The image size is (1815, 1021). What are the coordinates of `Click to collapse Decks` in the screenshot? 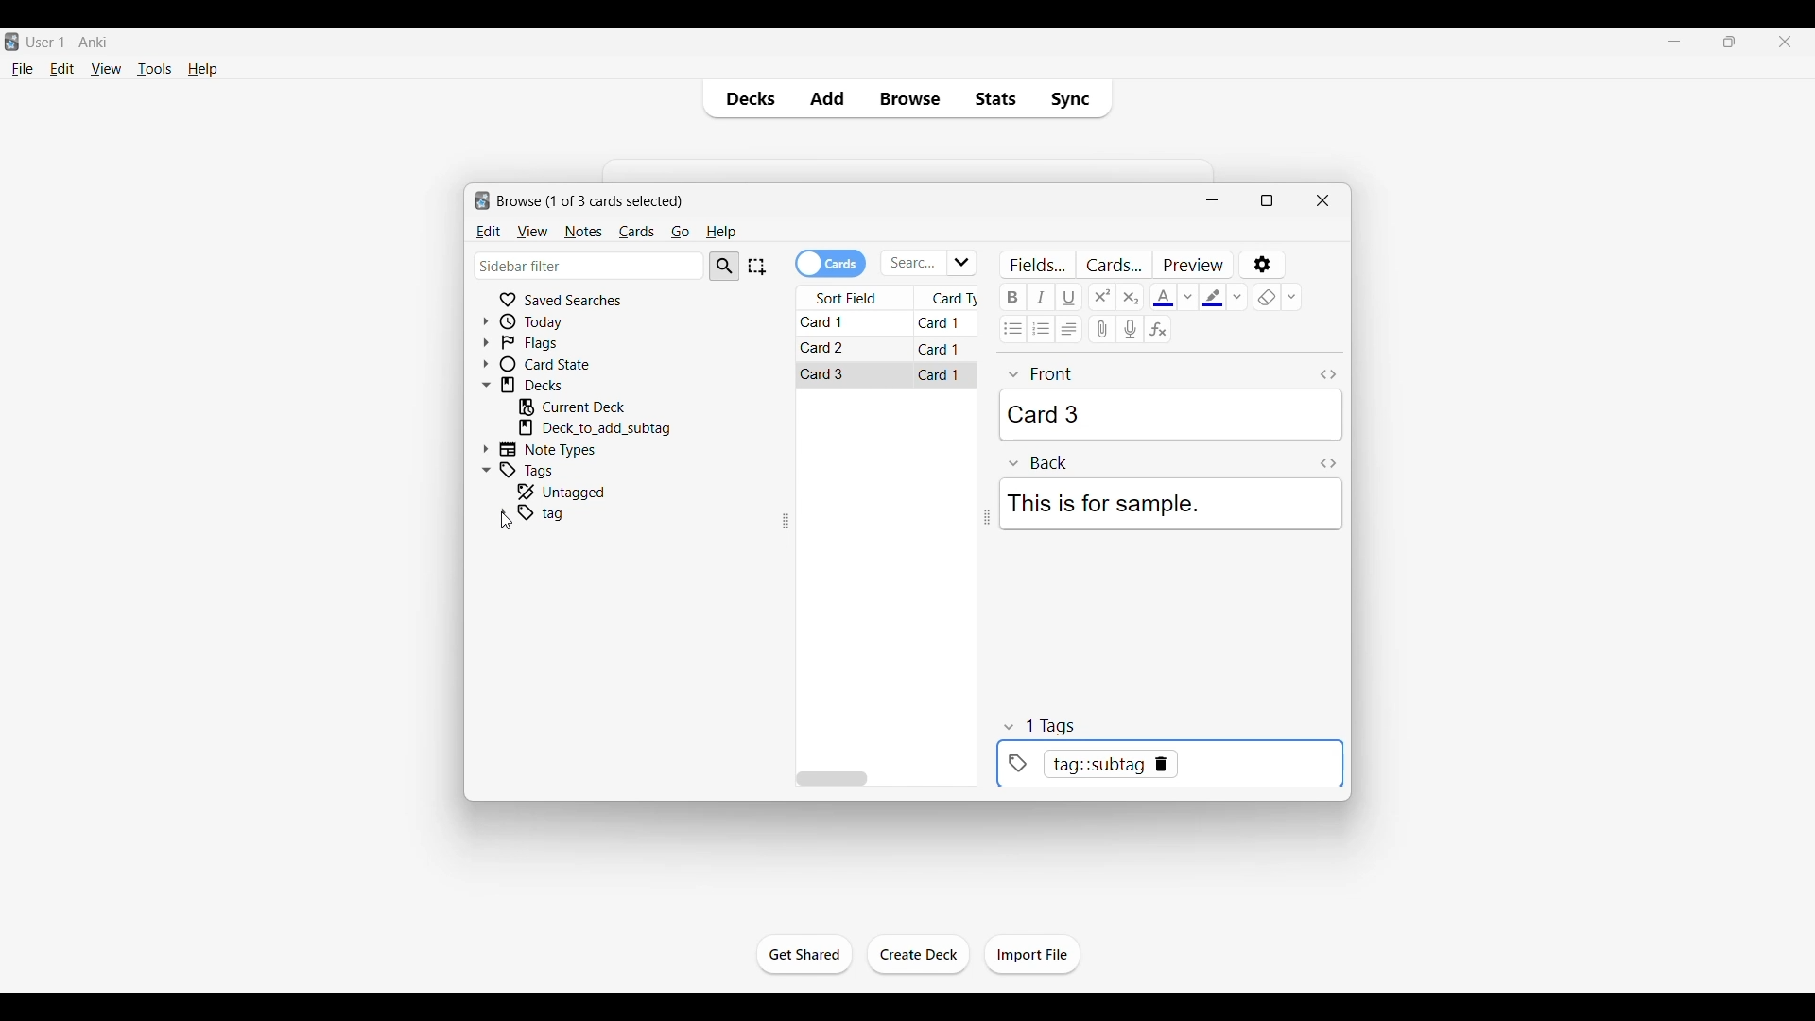 It's located at (486, 386).